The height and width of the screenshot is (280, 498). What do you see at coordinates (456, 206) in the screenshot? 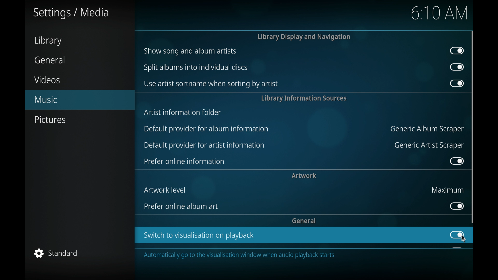
I see `toggle button` at bounding box center [456, 206].